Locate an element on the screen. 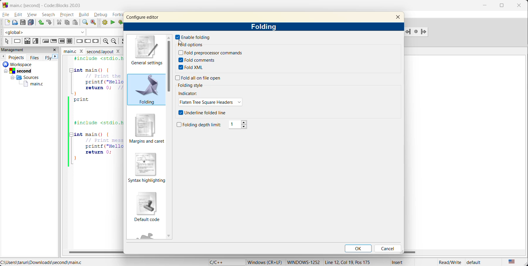 The height and width of the screenshot is (266, 528). edit is located at coordinates (18, 15).